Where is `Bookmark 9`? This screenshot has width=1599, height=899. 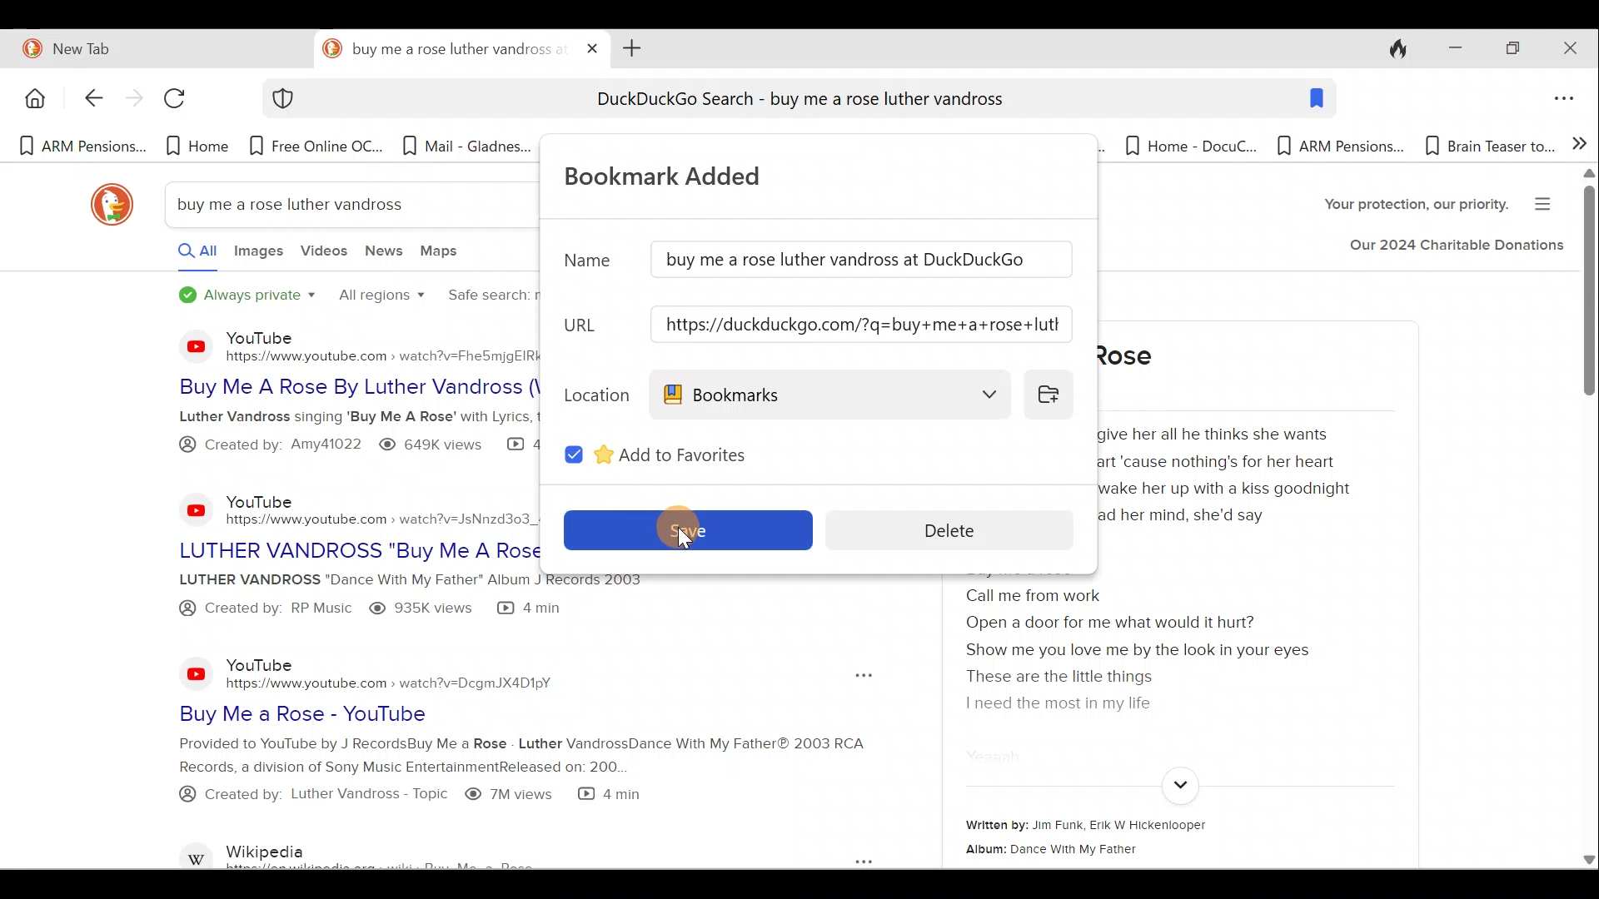 Bookmark 9 is located at coordinates (1183, 146).